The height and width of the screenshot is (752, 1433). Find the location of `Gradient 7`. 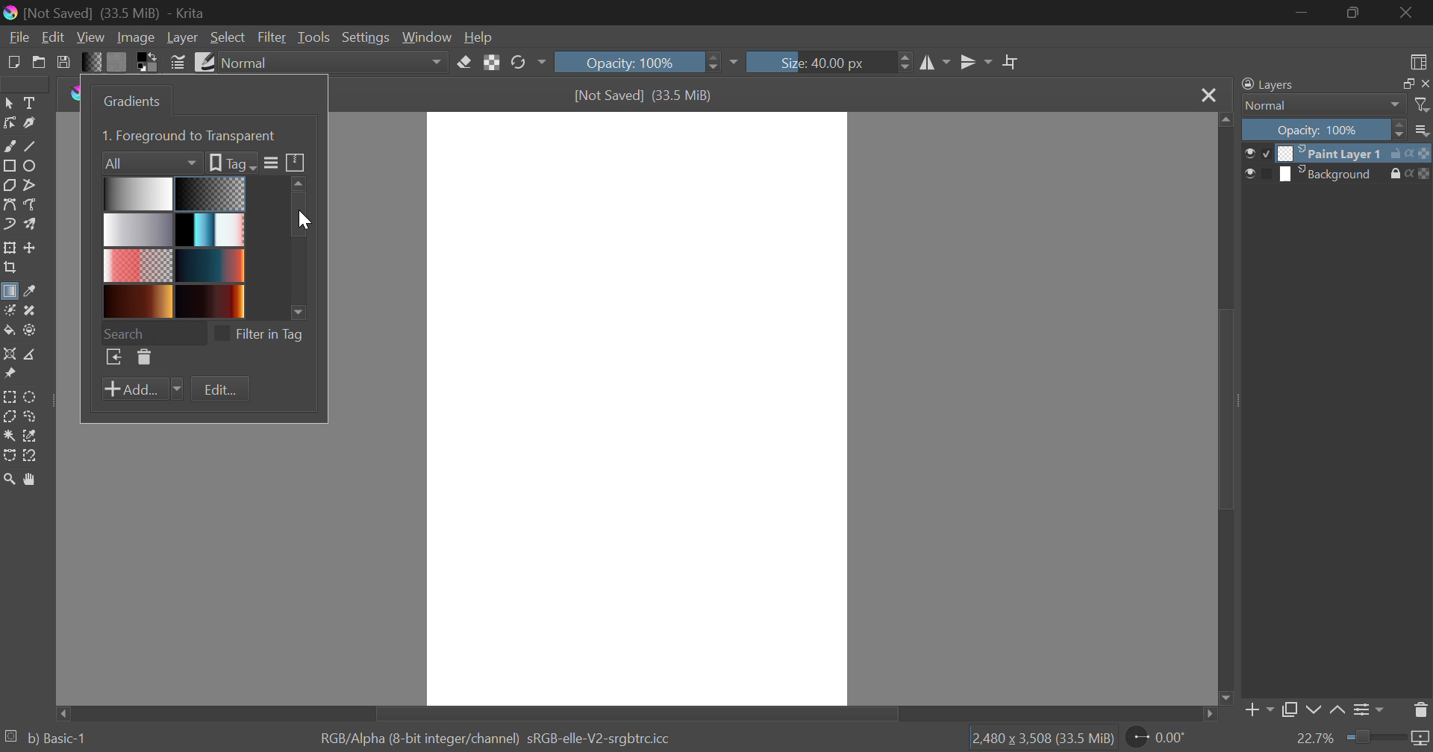

Gradient 7 is located at coordinates (139, 301).